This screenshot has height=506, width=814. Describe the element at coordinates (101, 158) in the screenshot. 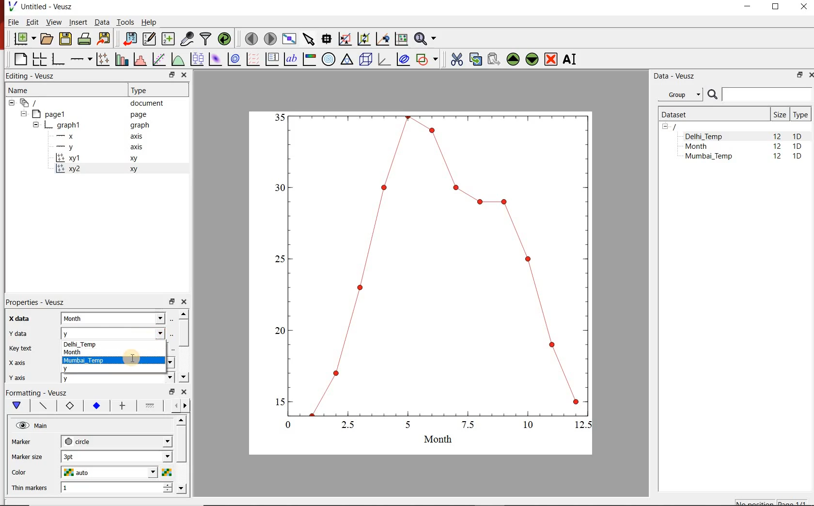

I see `xy1` at that location.